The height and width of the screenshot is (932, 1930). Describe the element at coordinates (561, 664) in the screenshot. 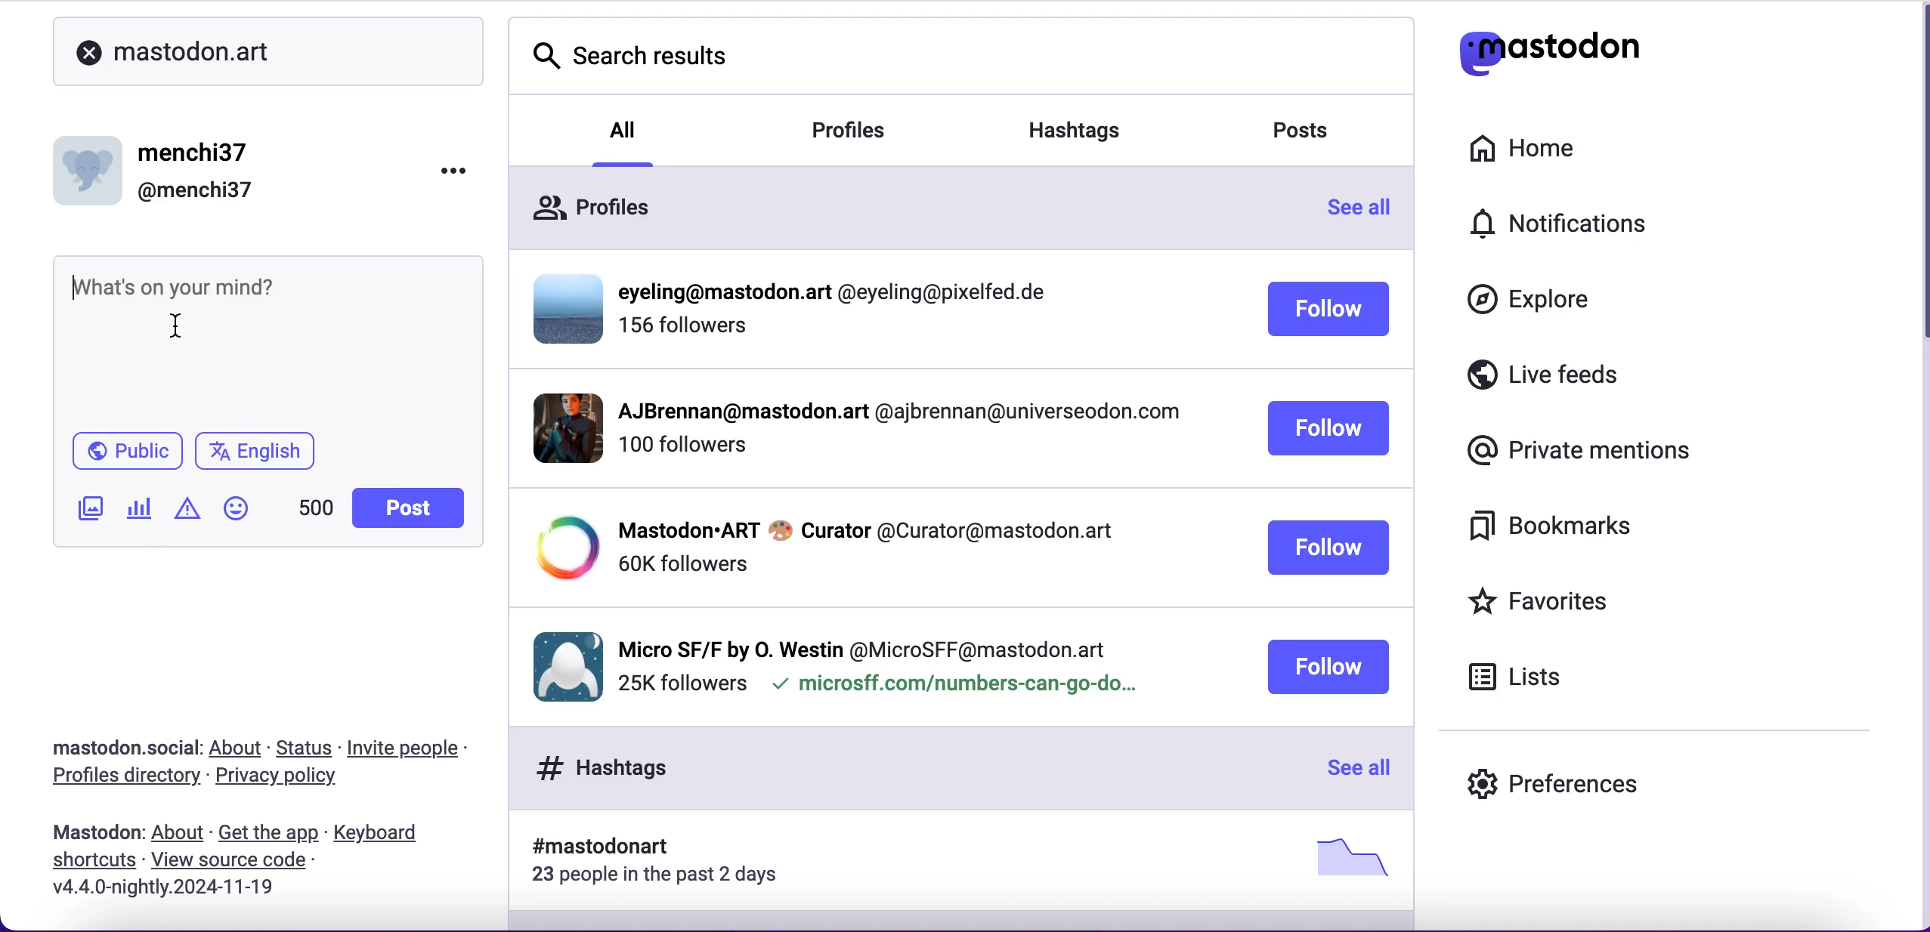

I see `display picture` at that location.